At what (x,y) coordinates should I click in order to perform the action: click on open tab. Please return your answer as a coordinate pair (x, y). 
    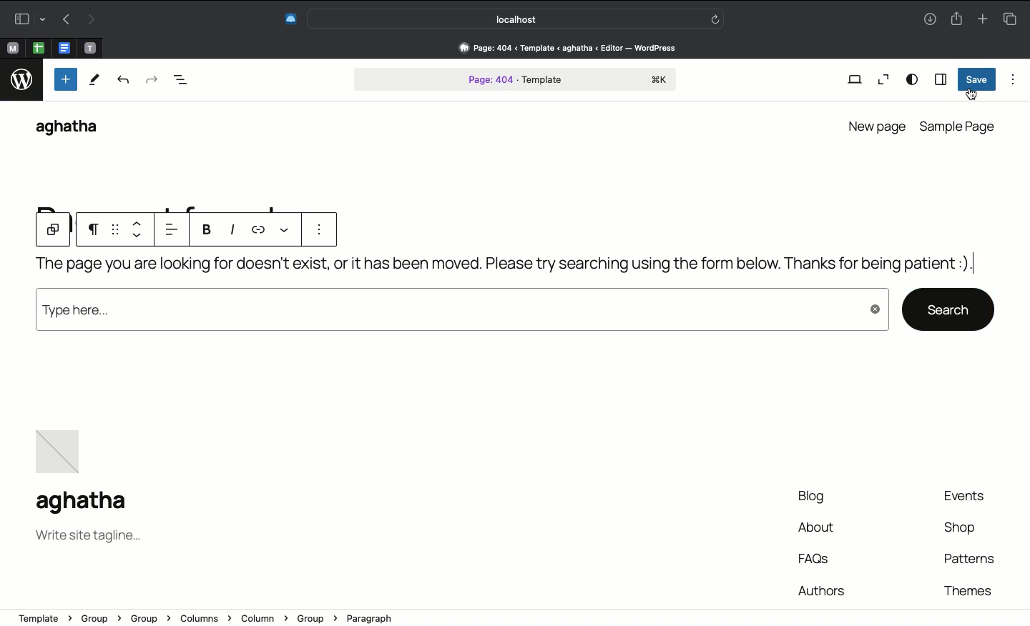
    Looking at the image, I should click on (12, 49).